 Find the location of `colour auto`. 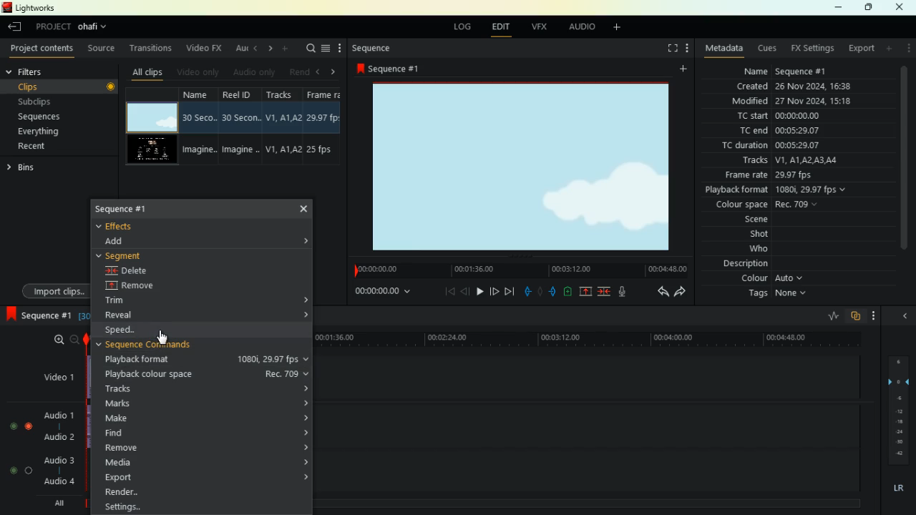

colour auto is located at coordinates (774, 278).